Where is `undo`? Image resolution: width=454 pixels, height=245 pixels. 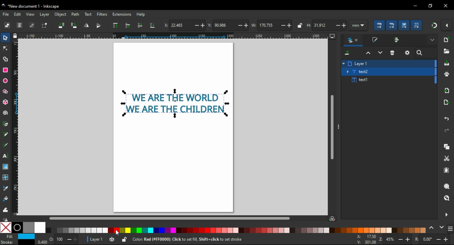 undo is located at coordinates (446, 119).